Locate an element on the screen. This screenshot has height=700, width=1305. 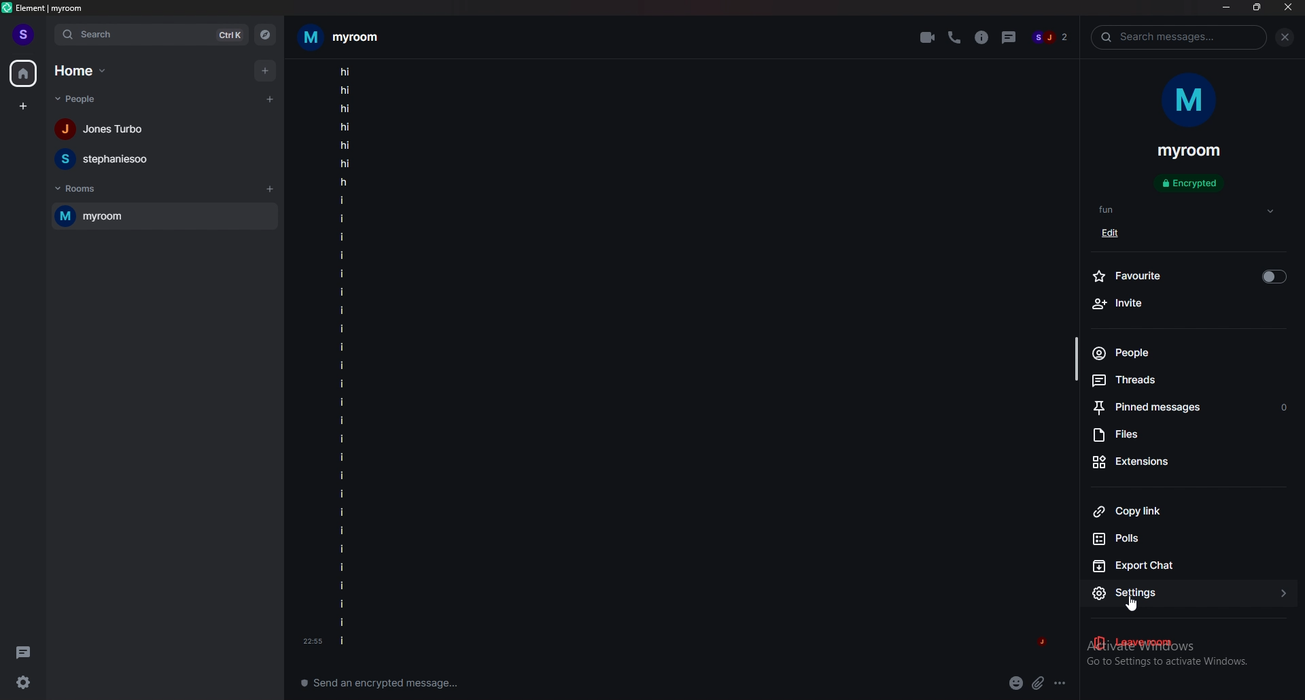
video call is located at coordinates (928, 36).